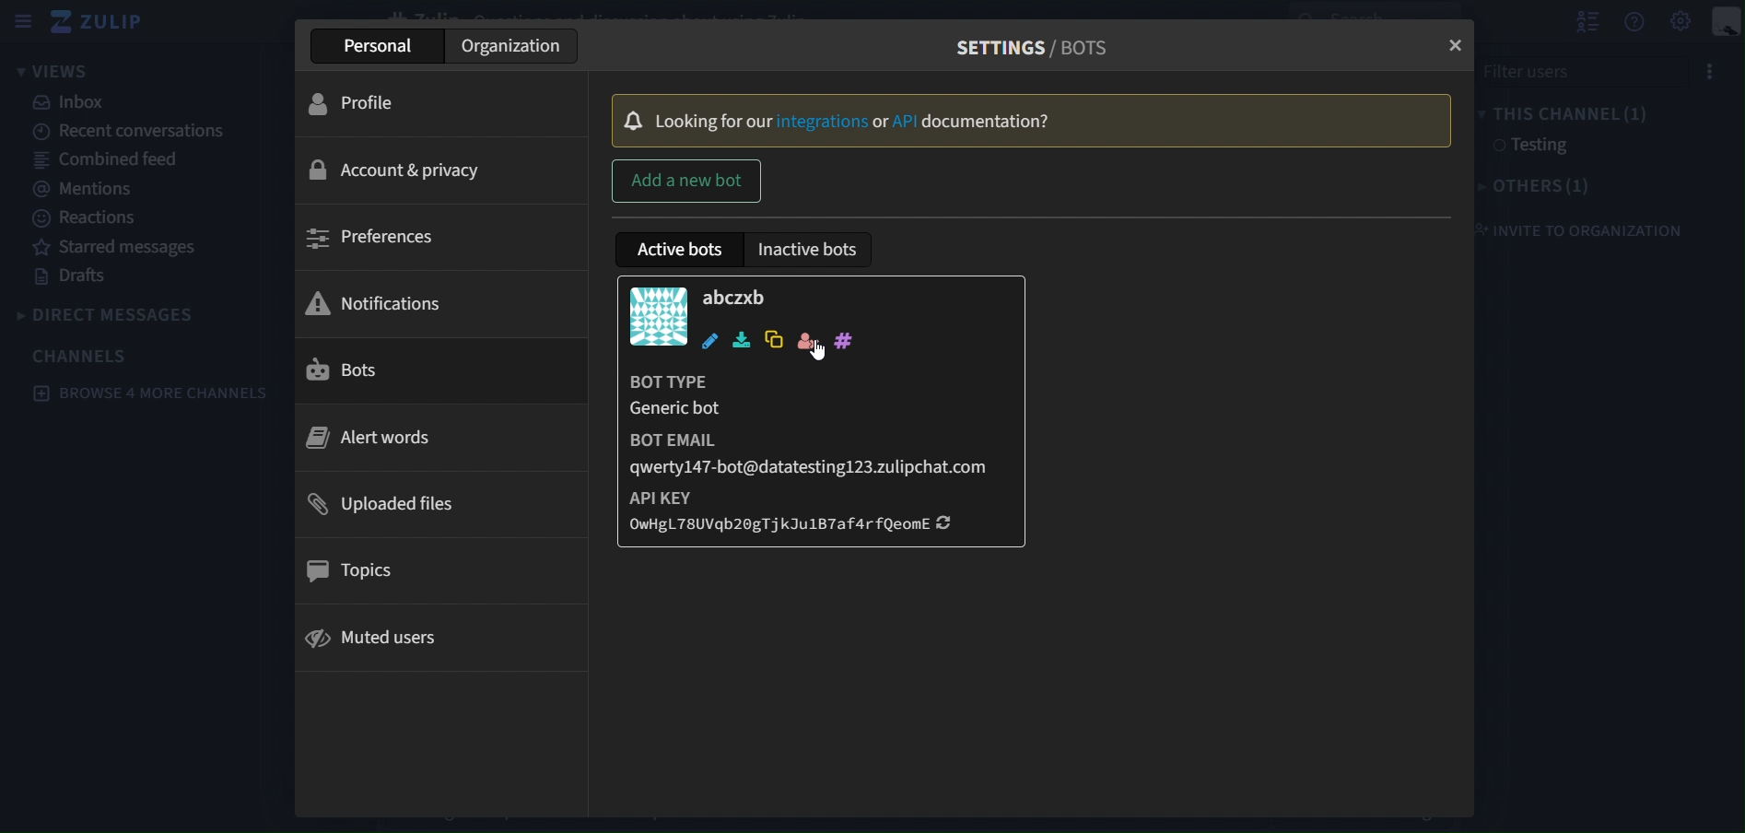 The height and width of the screenshot is (833, 1745). What do you see at coordinates (687, 179) in the screenshot?
I see `add a new bot` at bounding box center [687, 179].